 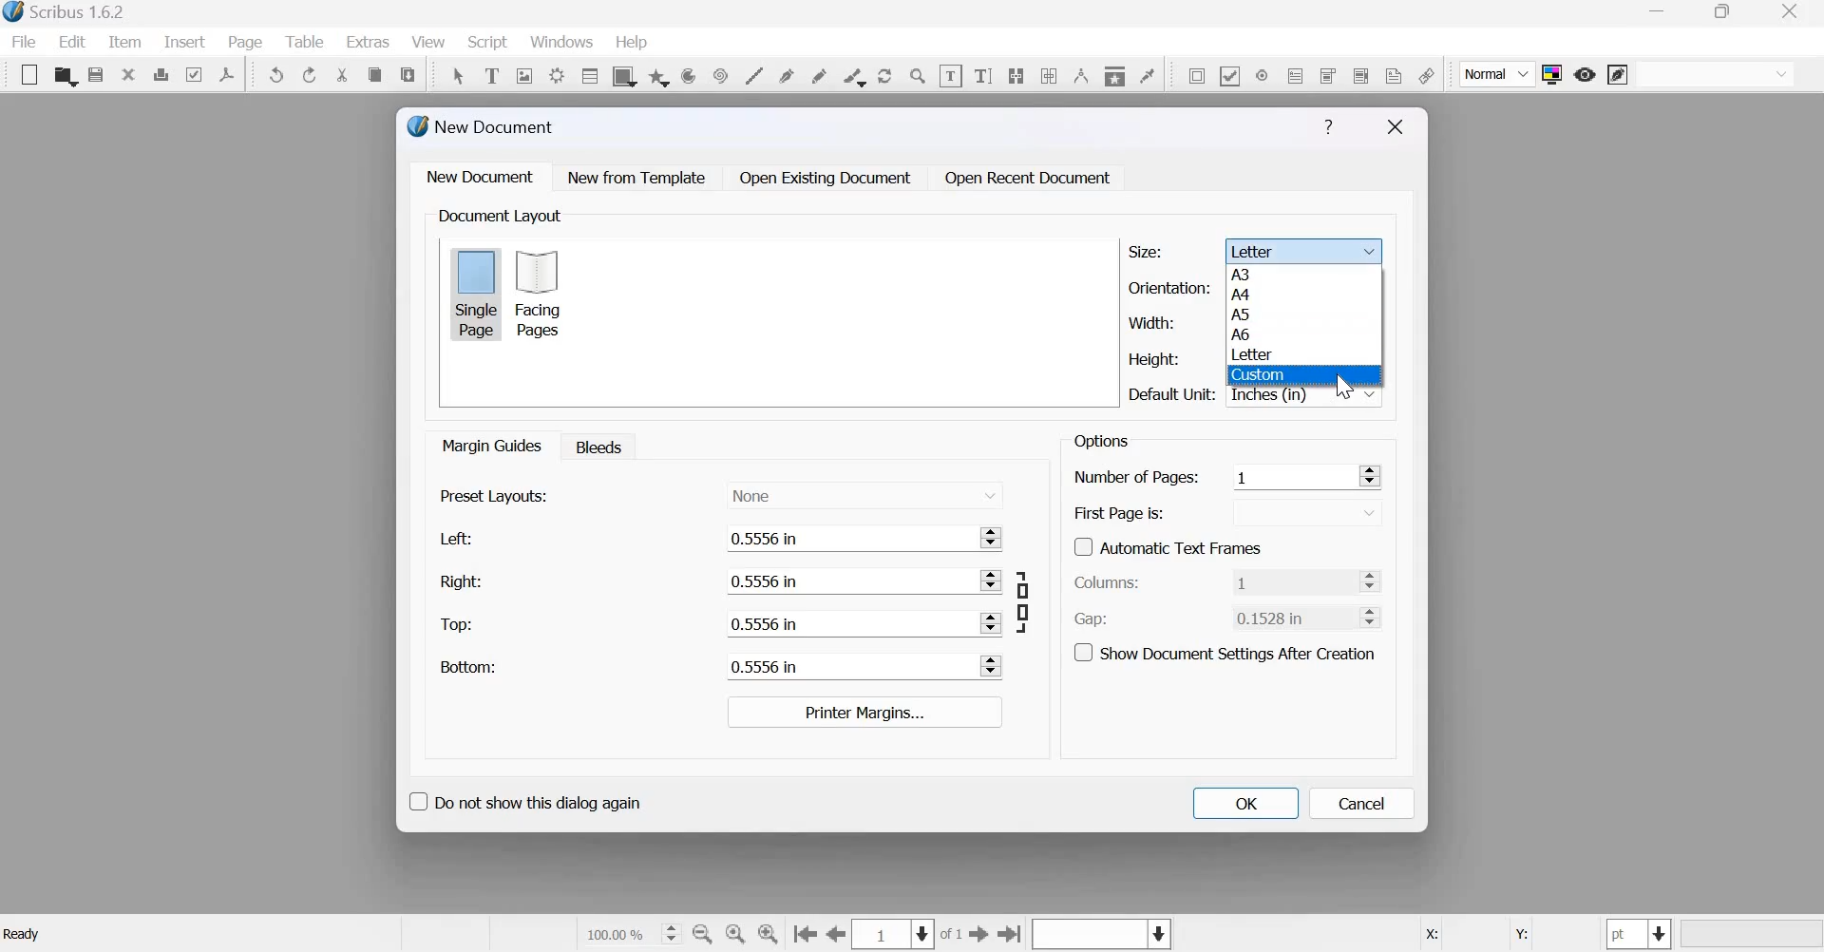 What do you see at coordinates (1049, 74) in the screenshot?
I see `unlink text frames` at bounding box center [1049, 74].